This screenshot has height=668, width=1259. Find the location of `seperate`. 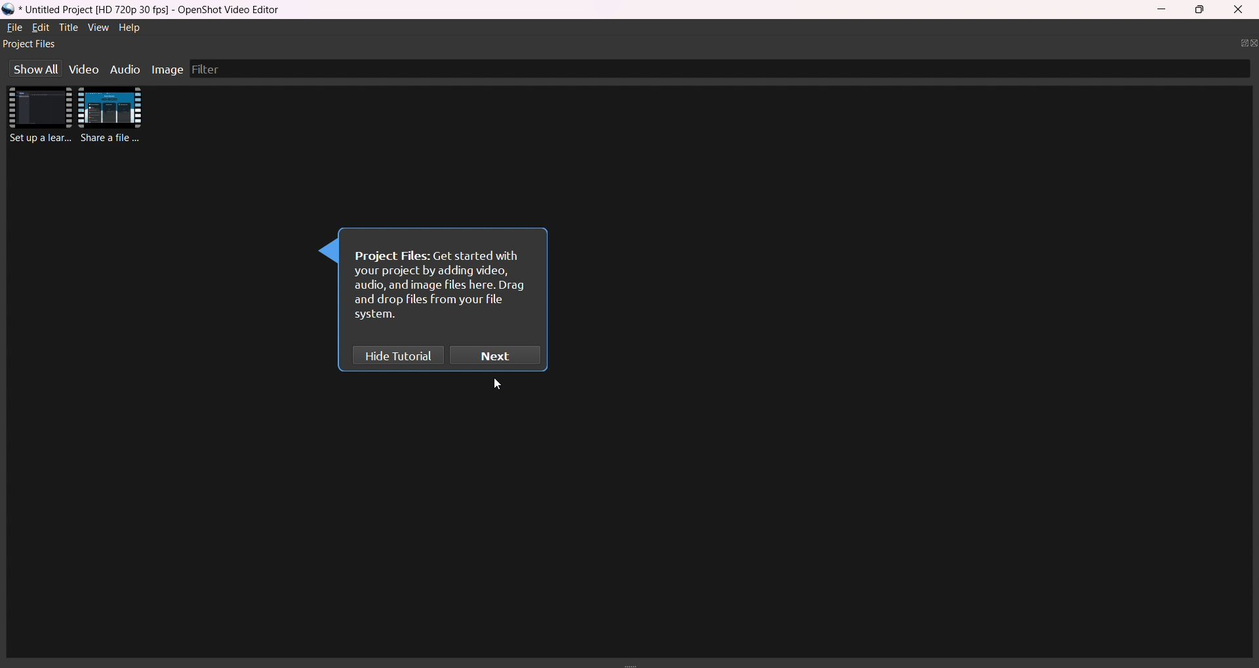

seperate is located at coordinates (1242, 42).